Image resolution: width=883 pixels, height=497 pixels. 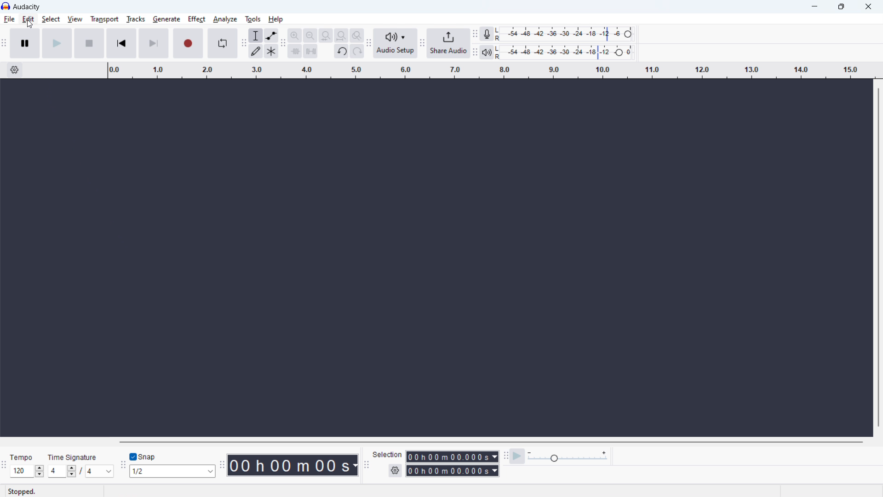 What do you see at coordinates (57, 44) in the screenshot?
I see `play` at bounding box center [57, 44].